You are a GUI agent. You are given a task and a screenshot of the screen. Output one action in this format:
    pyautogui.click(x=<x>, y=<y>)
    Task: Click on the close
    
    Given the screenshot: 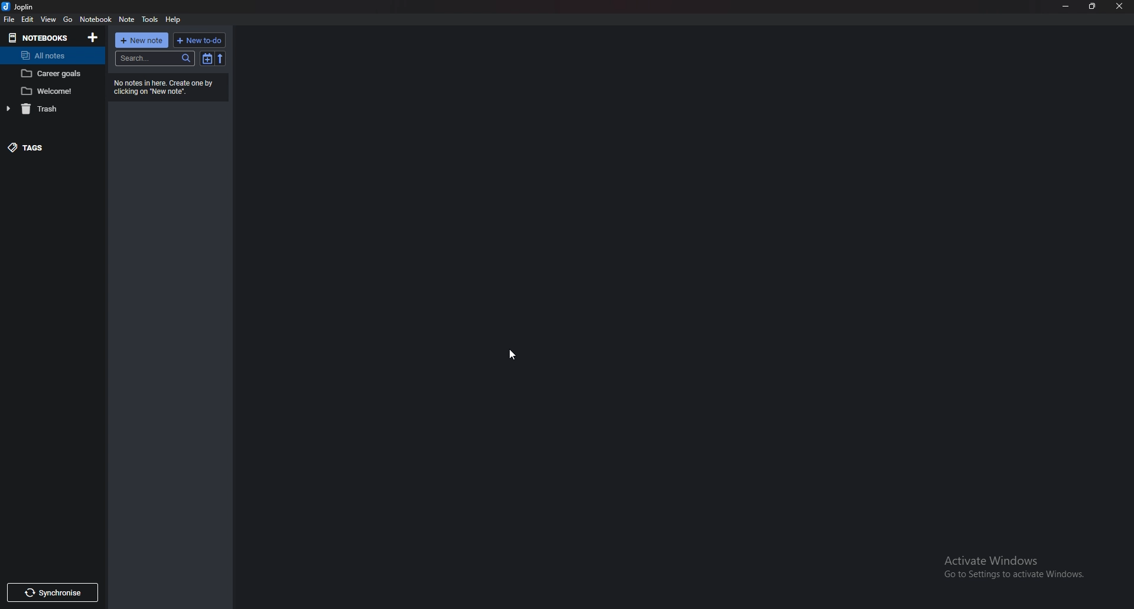 What is the action you would take?
    pyautogui.click(x=1118, y=6)
    